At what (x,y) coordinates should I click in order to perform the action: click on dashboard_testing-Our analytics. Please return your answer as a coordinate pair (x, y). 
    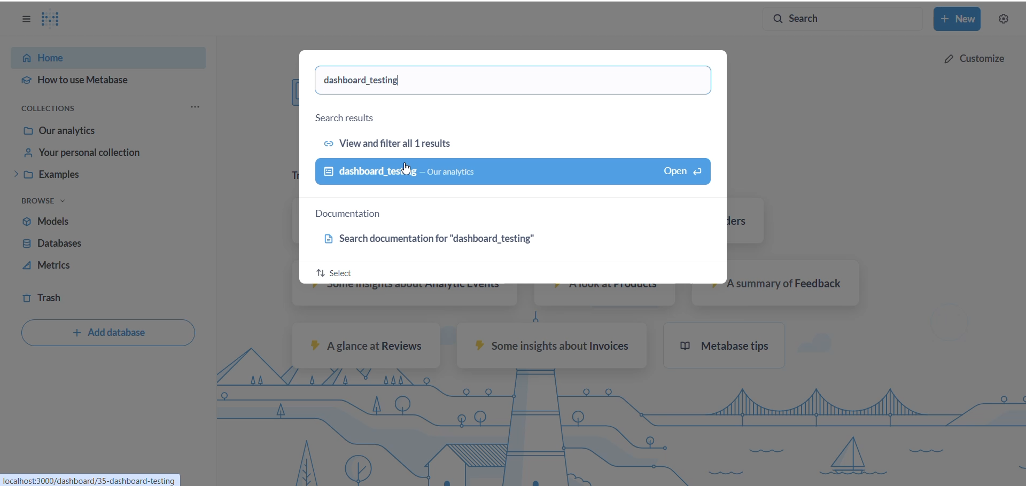
    Looking at the image, I should click on (514, 172).